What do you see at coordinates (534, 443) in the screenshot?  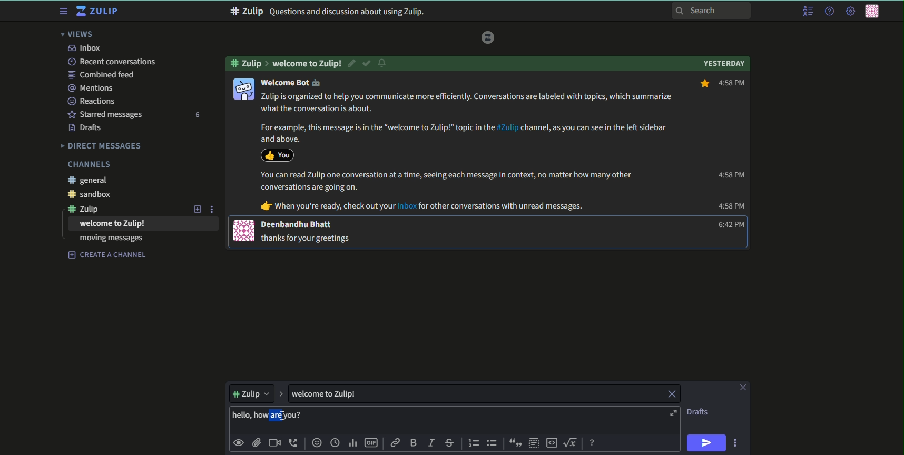 I see `spoiler` at bounding box center [534, 443].